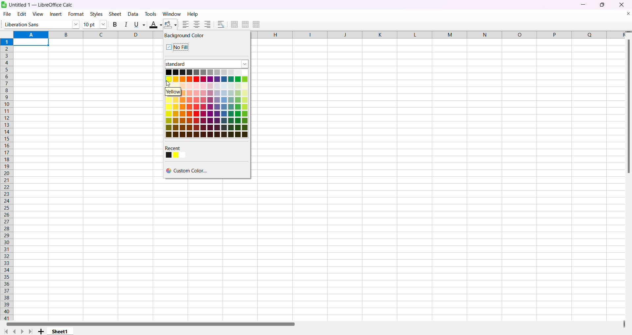 The image size is (632, 335). What do you see at coordinates (5, 5) in the screenshot?
I see `logo` at bounding box center [5, 5].